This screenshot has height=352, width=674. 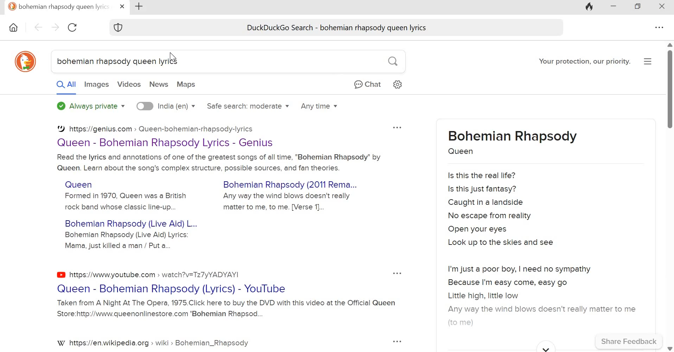 I want to click on Fire icon, so click(x=590, y=7).